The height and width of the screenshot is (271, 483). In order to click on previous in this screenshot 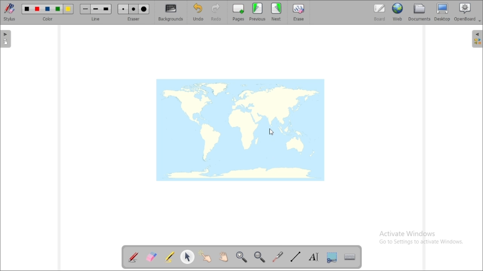, I will do `click(257, 12)`.